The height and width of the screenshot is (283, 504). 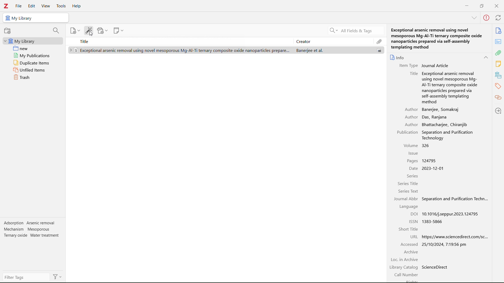 What do you see at coordinates (498, 110) in the screenshot?
I see `locate` at bounding box center [498, 110].